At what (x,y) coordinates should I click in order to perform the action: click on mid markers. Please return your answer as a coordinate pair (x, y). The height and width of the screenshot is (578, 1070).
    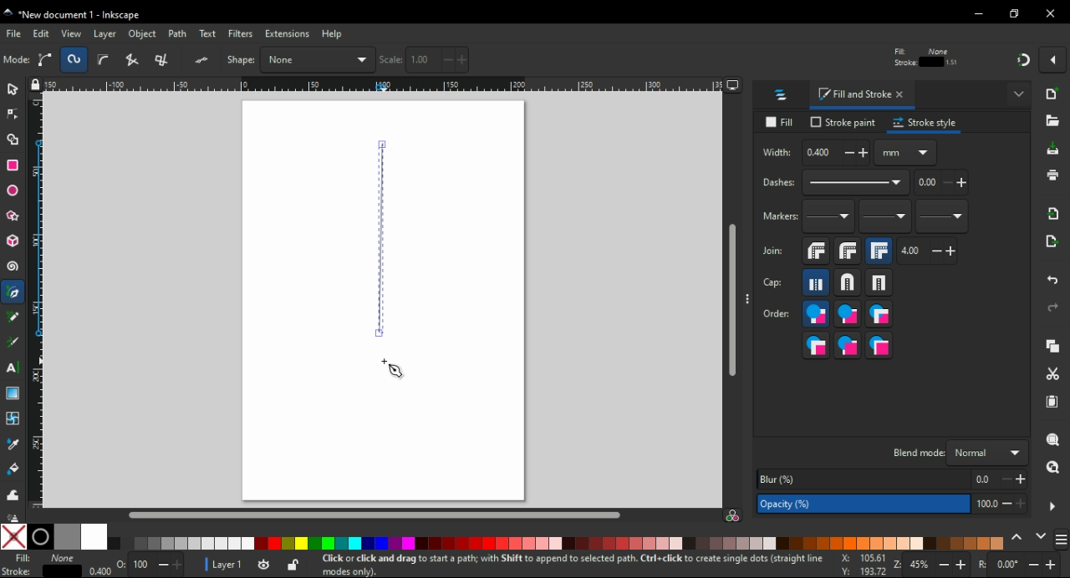
    Looking at the image, I should click on (884, 217).